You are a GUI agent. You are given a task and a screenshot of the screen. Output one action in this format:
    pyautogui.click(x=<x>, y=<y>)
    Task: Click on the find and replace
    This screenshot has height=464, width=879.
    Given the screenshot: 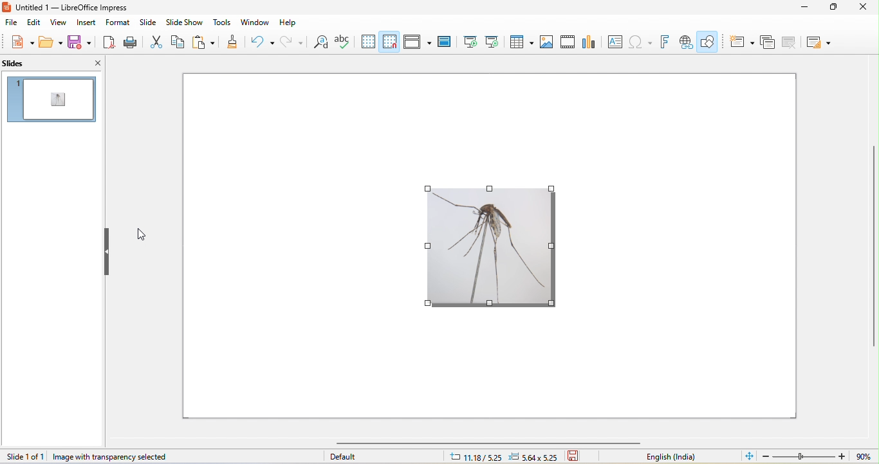 What is the action you would take?
    pyautogui.click(x=320, y=41)
    